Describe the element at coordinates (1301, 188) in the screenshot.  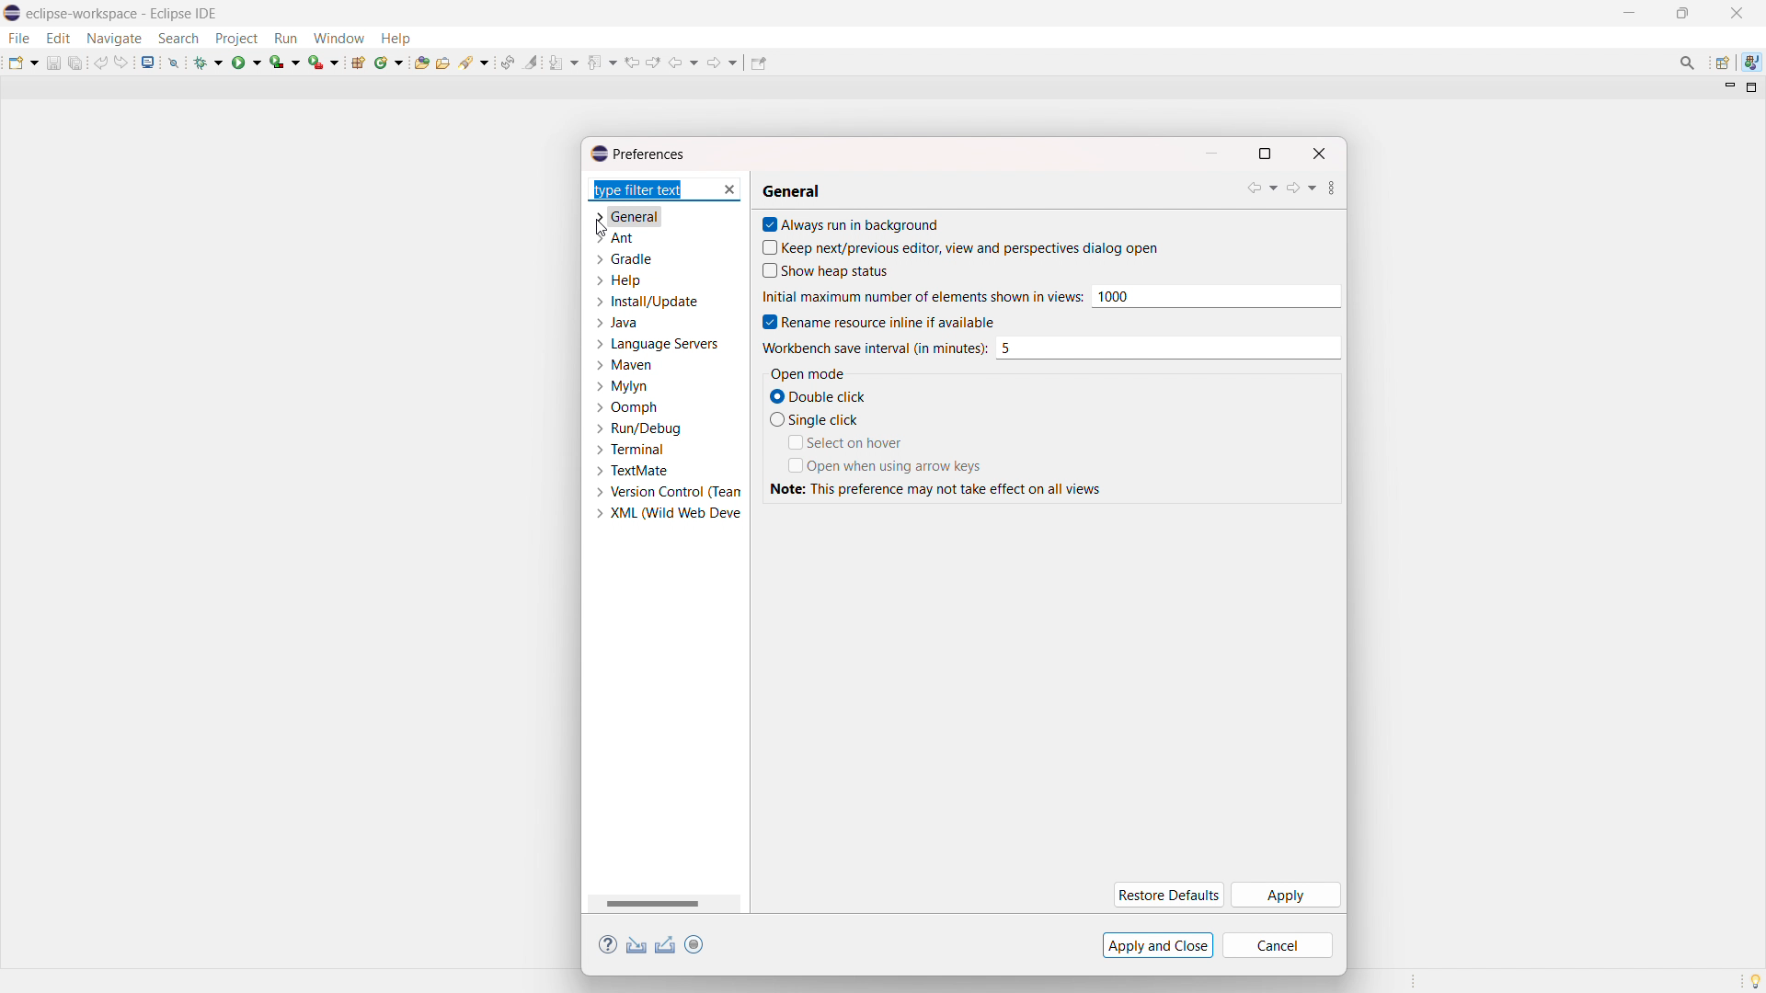
I see `forward` at that location.